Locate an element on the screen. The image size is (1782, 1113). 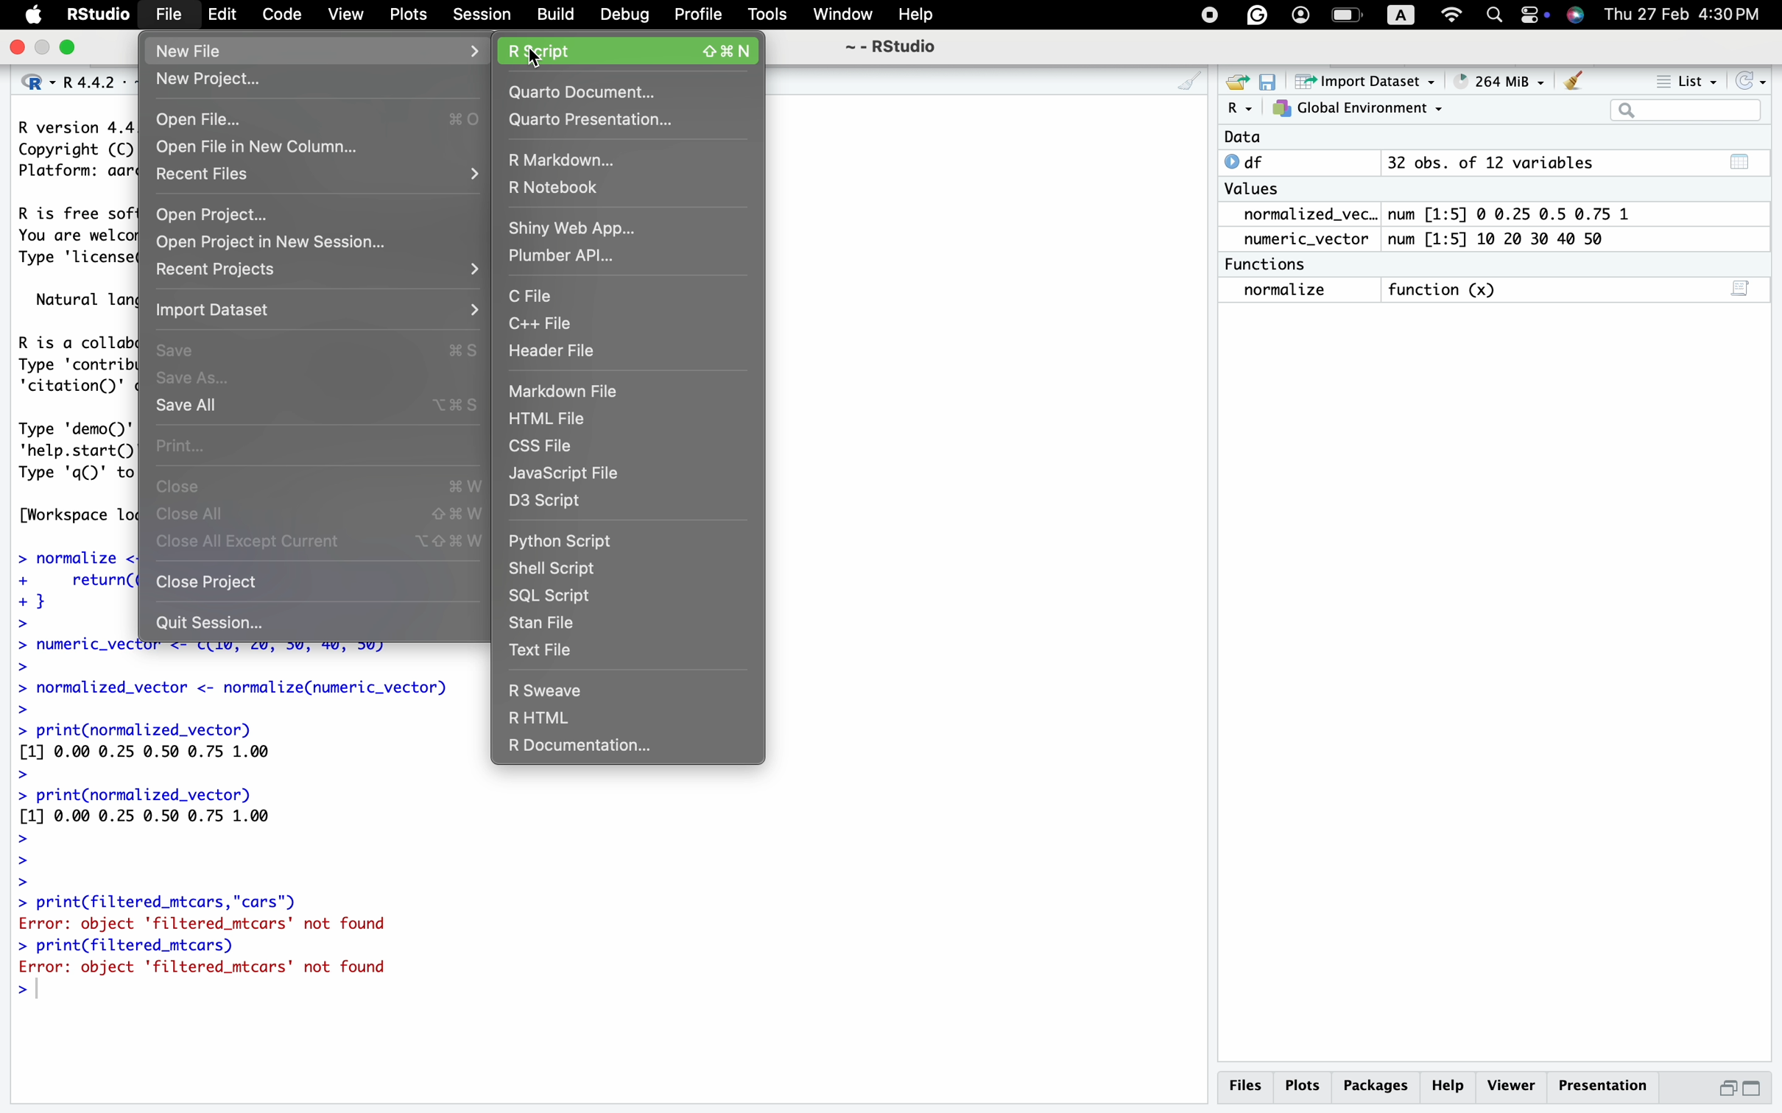
R documentation is located at coordinates (632, 751).